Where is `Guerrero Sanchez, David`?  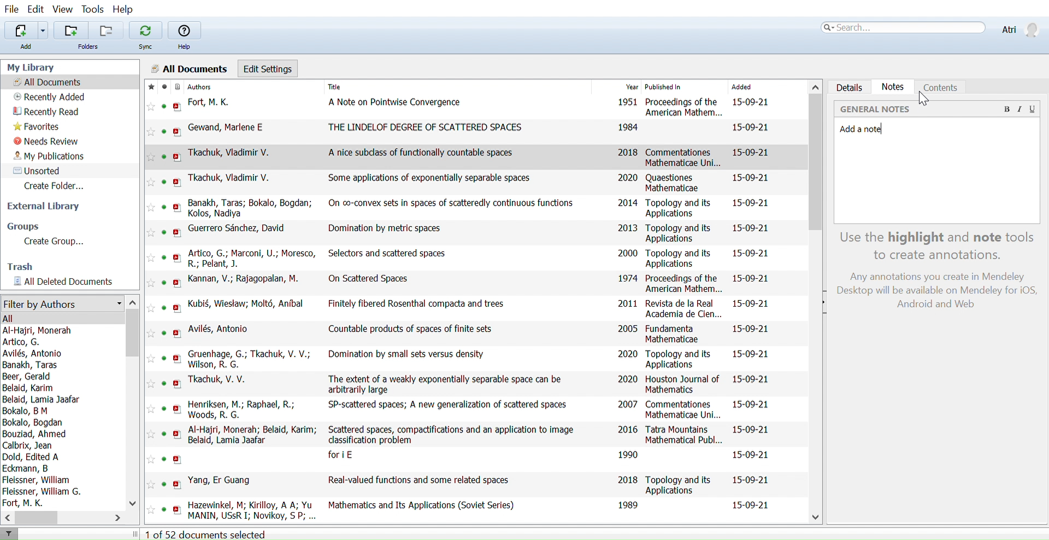 Guerrero Sanchez, David is located at coordinates (239, 228).